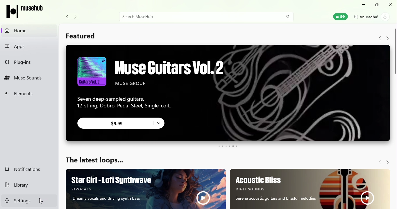 The width and height of the screenshot is (397, 209). What do you see at coordinates (376, 5) in the screenshot?
I see `Maximize` at bounding box center [376, 5].